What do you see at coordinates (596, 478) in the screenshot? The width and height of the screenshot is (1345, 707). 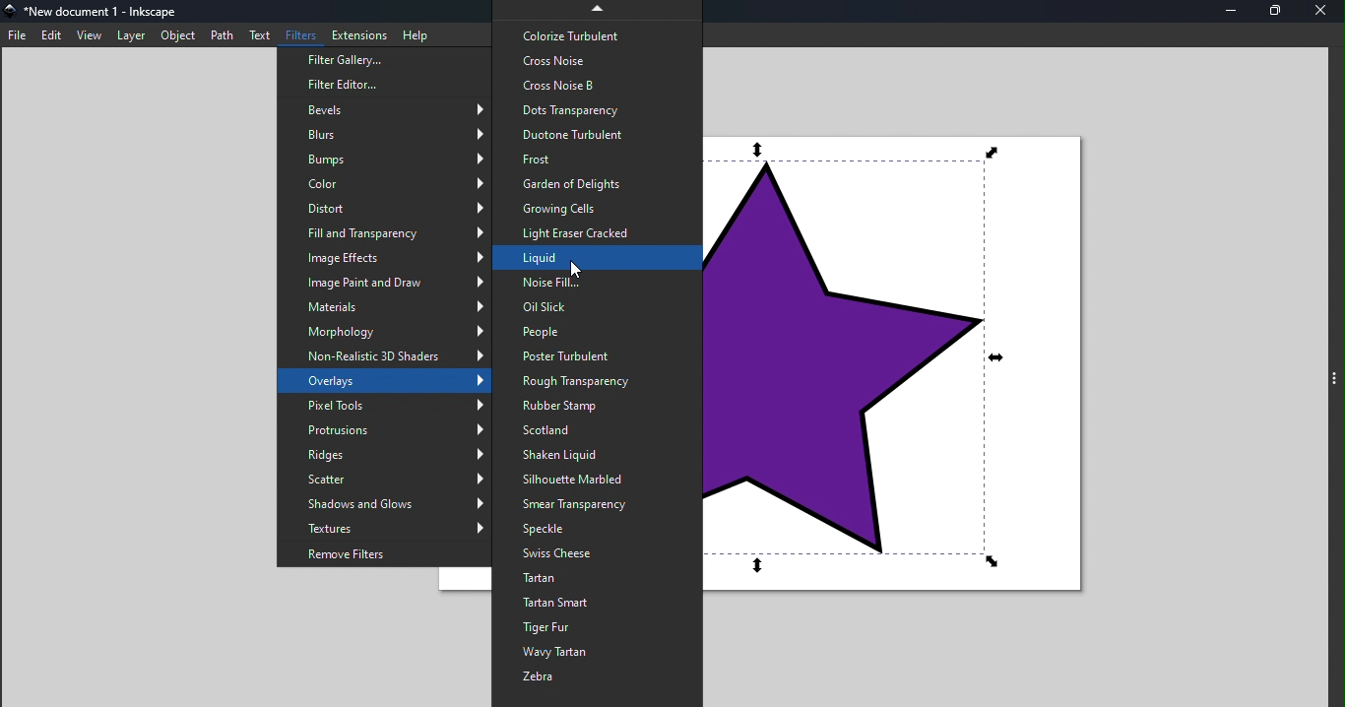 I see `Silhouette Marbled` at bounding box center [596, 478].